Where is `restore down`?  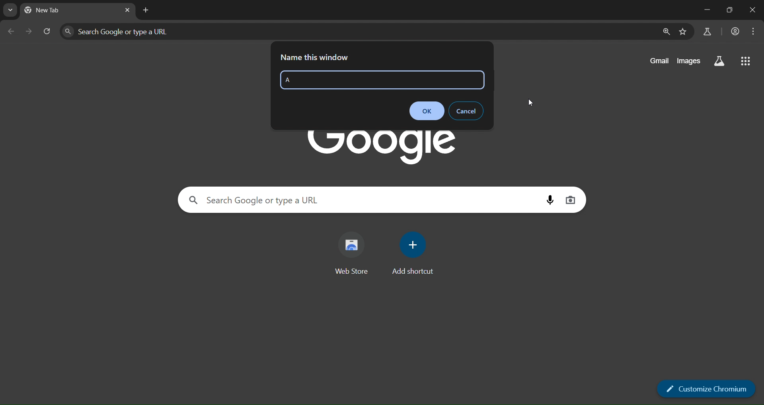
restore down is located at coordinates (732, 11).